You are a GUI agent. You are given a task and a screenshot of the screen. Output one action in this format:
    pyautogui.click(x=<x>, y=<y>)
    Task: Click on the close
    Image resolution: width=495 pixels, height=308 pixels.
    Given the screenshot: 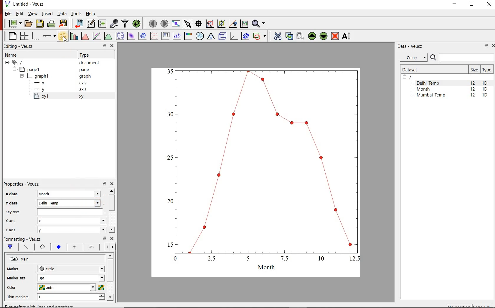 What is the action you would take?
    pyautogui.click(x=111, y=184)
    